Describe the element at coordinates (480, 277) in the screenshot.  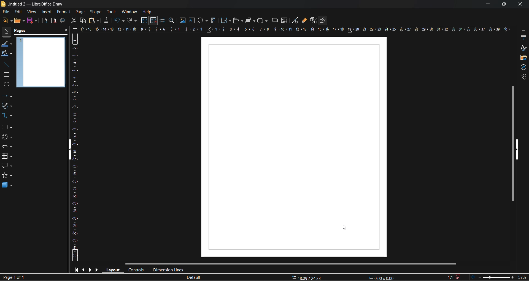
I see `zoom out` at that location.